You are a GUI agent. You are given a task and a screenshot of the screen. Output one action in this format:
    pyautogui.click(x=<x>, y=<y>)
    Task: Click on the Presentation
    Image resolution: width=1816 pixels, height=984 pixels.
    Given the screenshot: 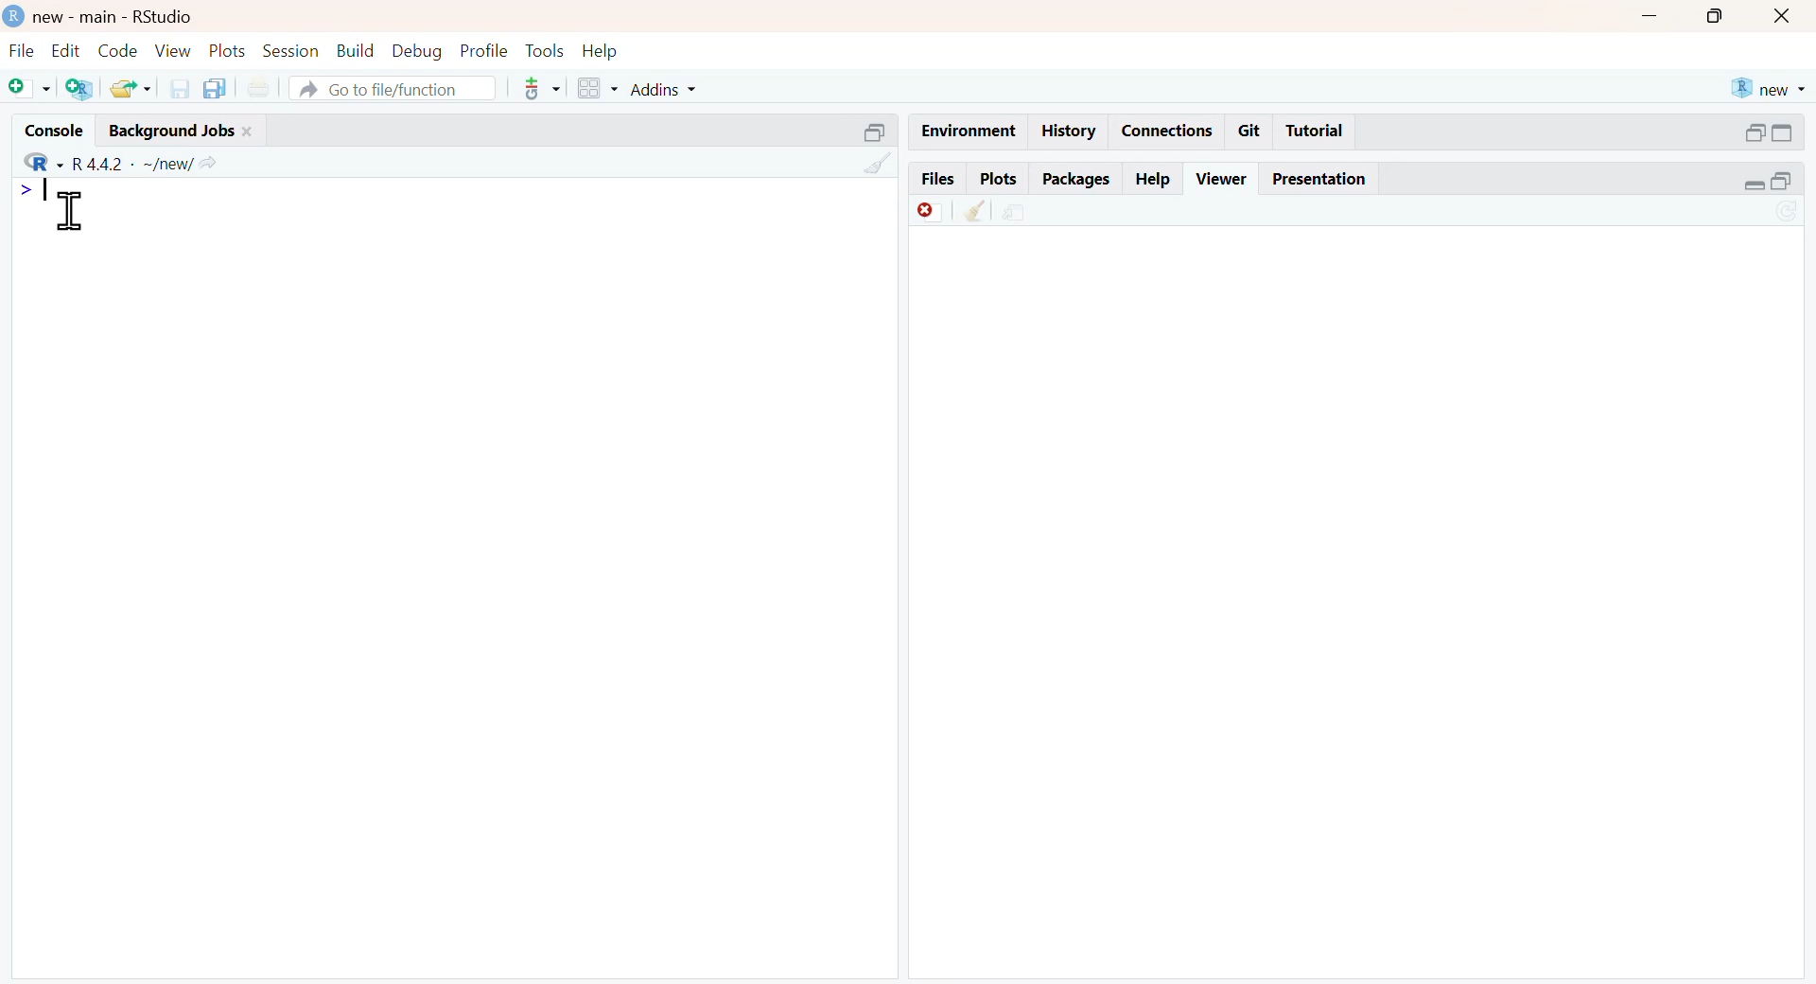 What is the action you would take?
    pyautogui.click(x=1319, y=181)
    